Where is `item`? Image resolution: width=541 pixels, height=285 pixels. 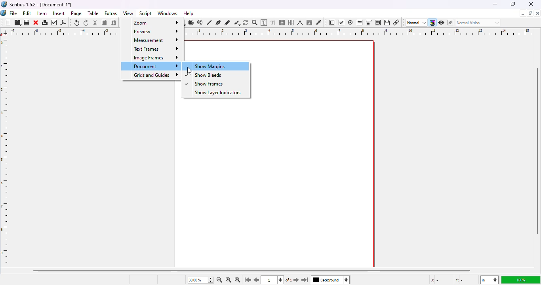 item is located at coordinates (42, 13).